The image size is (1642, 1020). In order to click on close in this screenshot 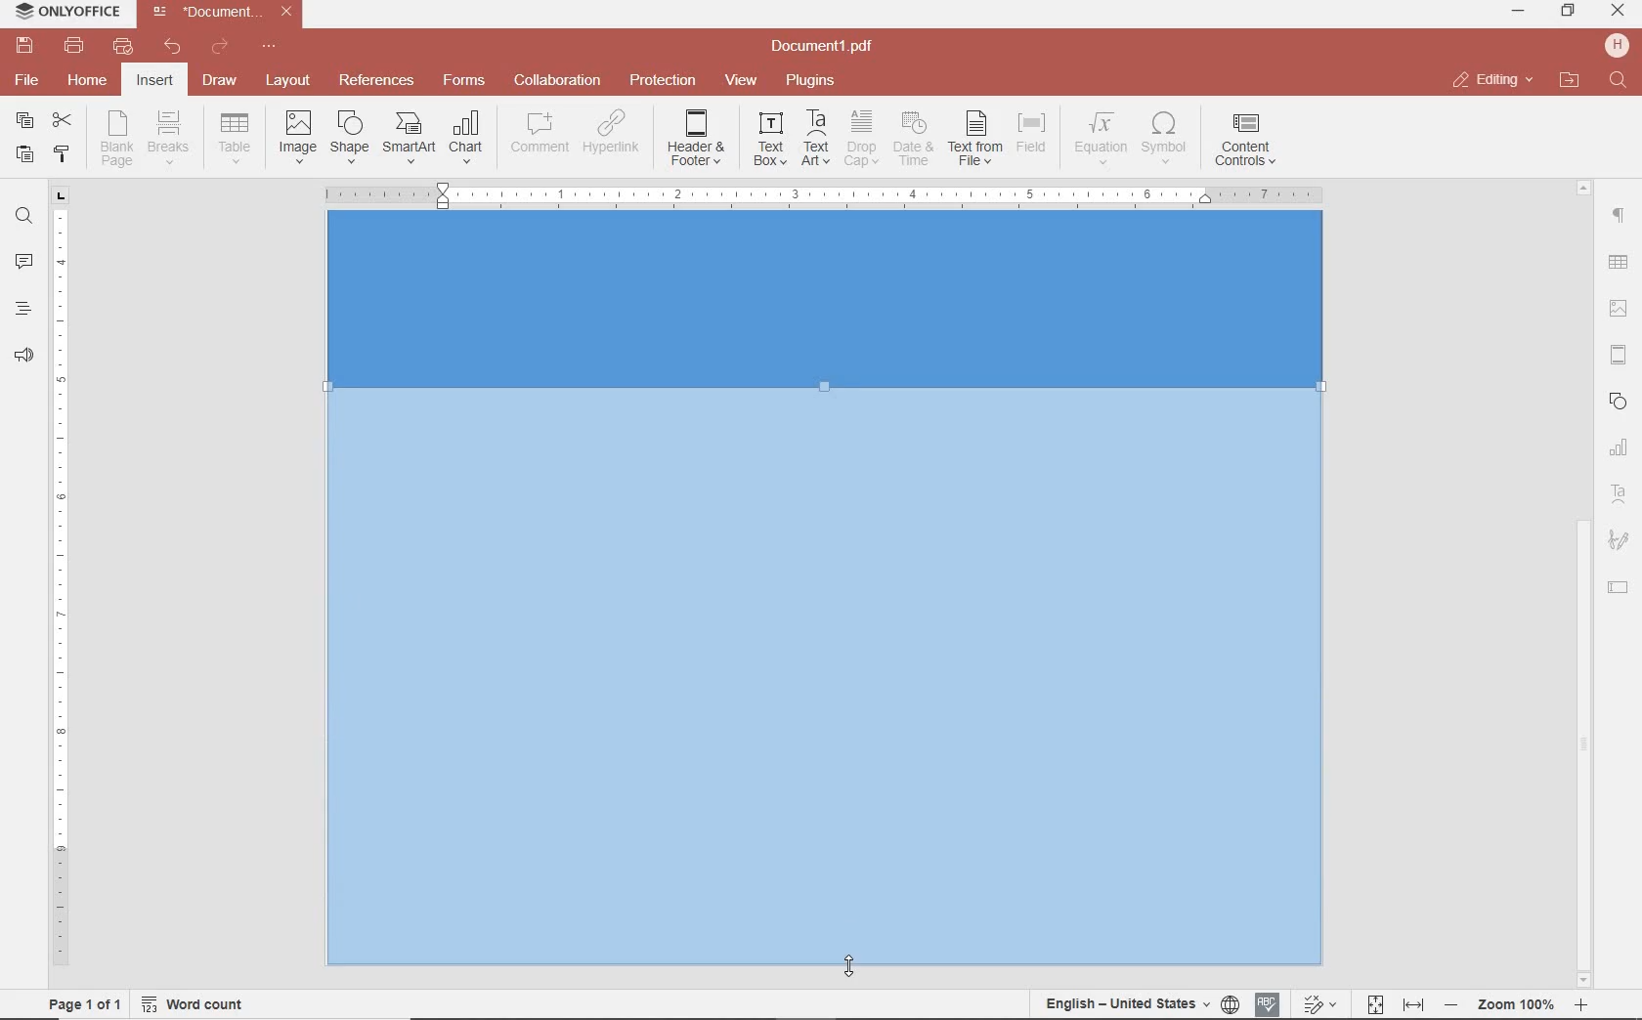, I will do `click(1491, 80)`.